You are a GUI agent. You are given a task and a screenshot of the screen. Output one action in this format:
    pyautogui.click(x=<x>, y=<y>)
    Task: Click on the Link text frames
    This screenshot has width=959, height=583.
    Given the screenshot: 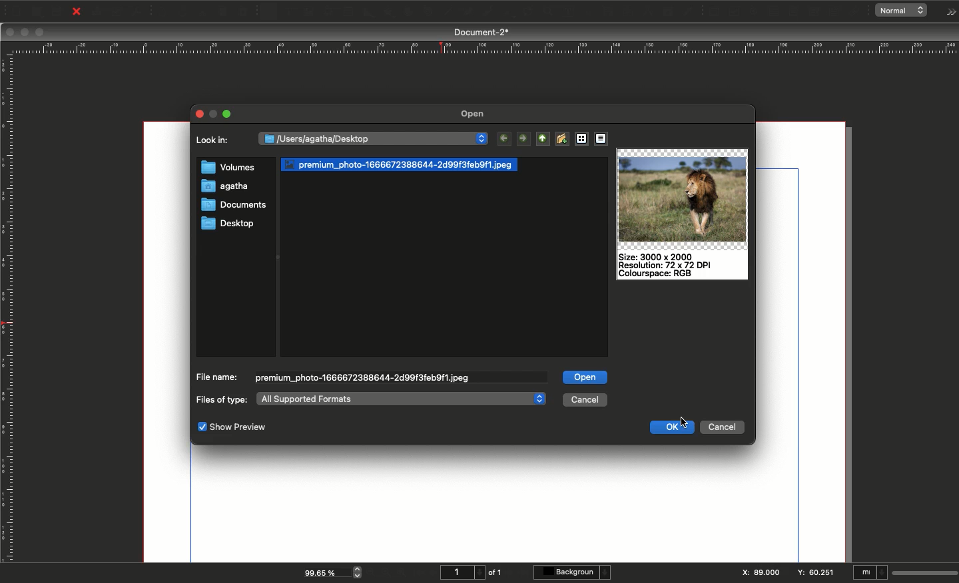 What is the action you would take?
    pyautogui.click(x=603, y=11)
    